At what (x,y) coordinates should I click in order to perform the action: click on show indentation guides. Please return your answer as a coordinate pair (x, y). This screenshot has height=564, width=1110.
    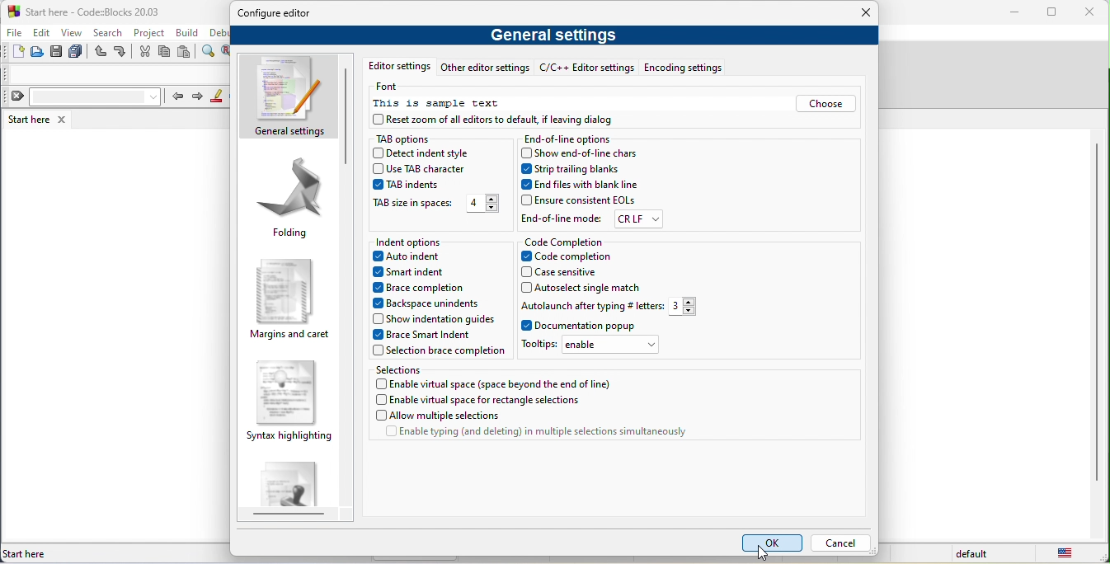
    Looking at the image, I should click on (433, 318).